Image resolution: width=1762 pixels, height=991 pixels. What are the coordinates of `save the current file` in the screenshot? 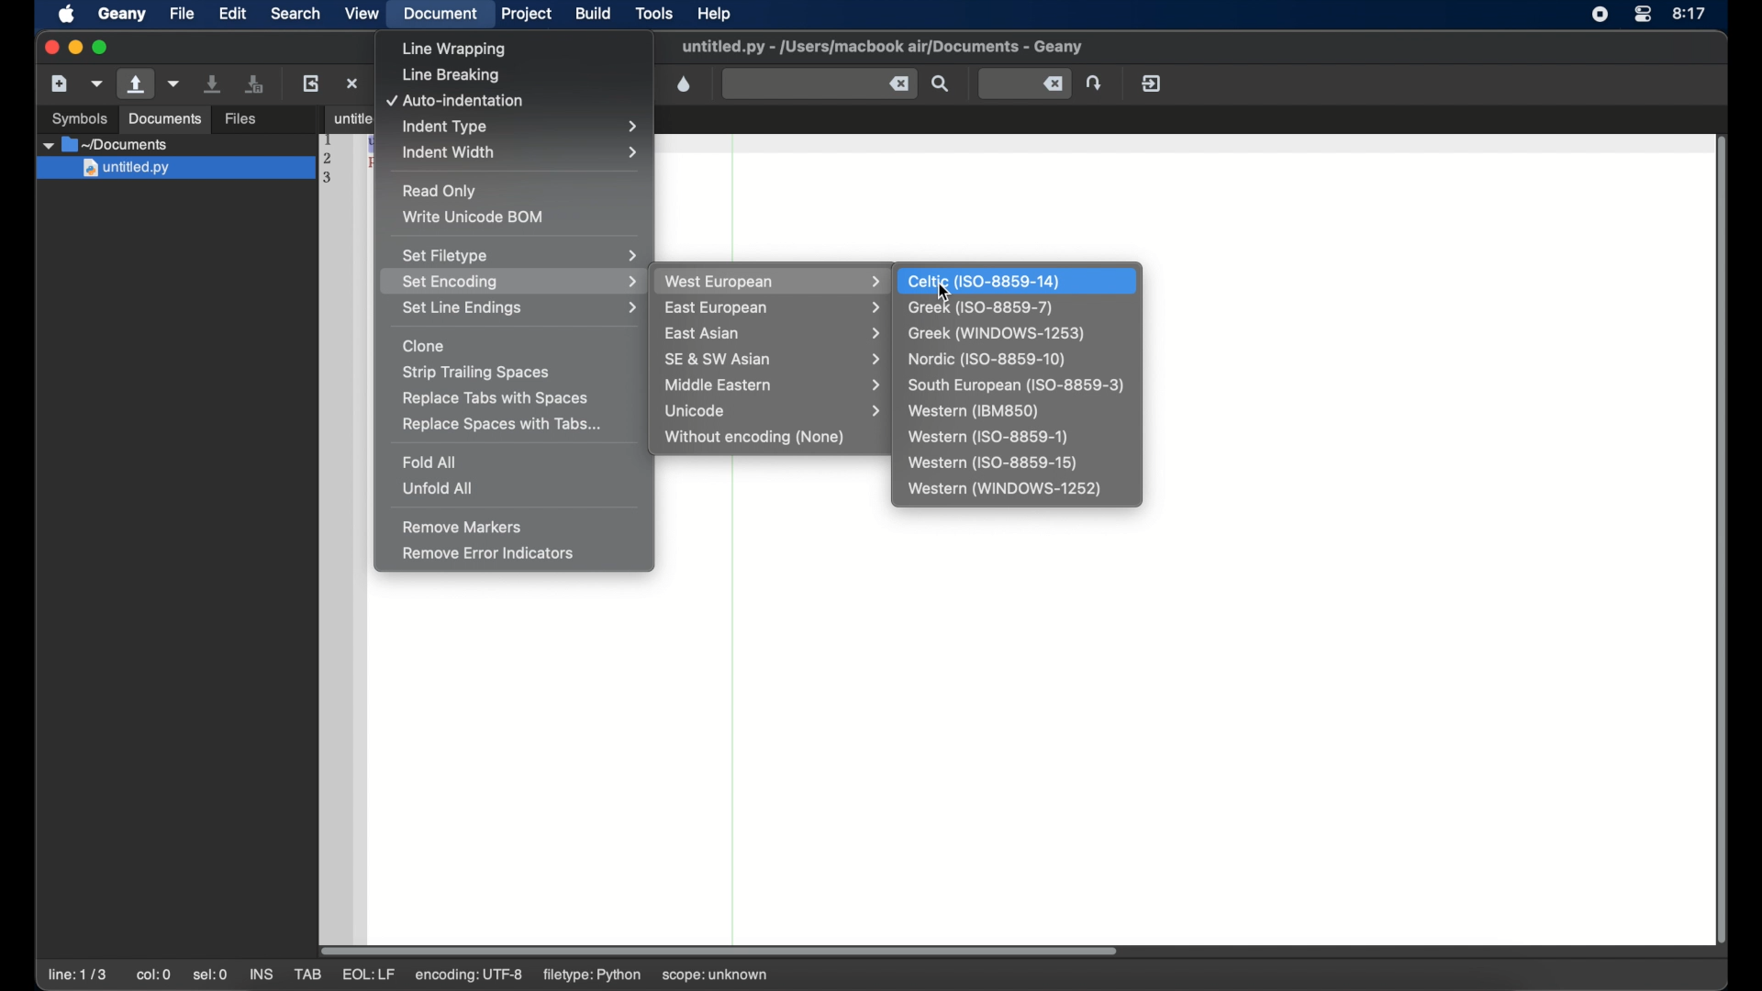 It's located at (213, 84).